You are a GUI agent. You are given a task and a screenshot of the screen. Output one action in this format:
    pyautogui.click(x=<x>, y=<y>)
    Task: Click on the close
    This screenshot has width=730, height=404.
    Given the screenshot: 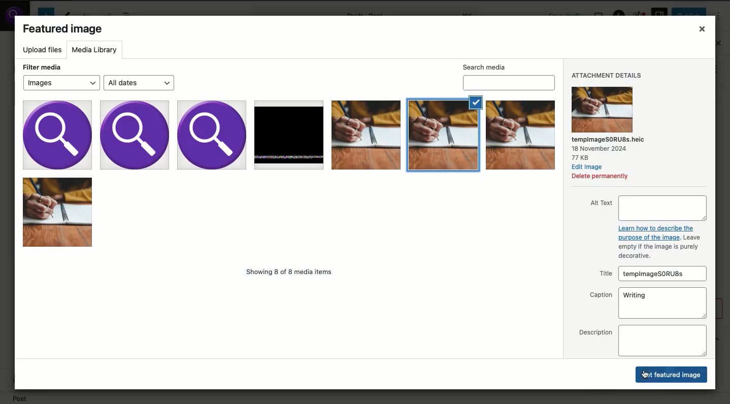 What is the action you would take?
    pyautogui.click(x=703, y=29)
    